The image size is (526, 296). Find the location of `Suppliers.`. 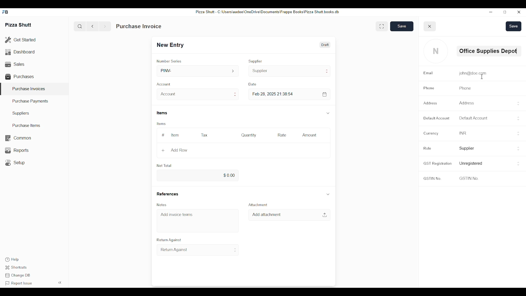

Suppliers. is located at coordinates (22, 113).